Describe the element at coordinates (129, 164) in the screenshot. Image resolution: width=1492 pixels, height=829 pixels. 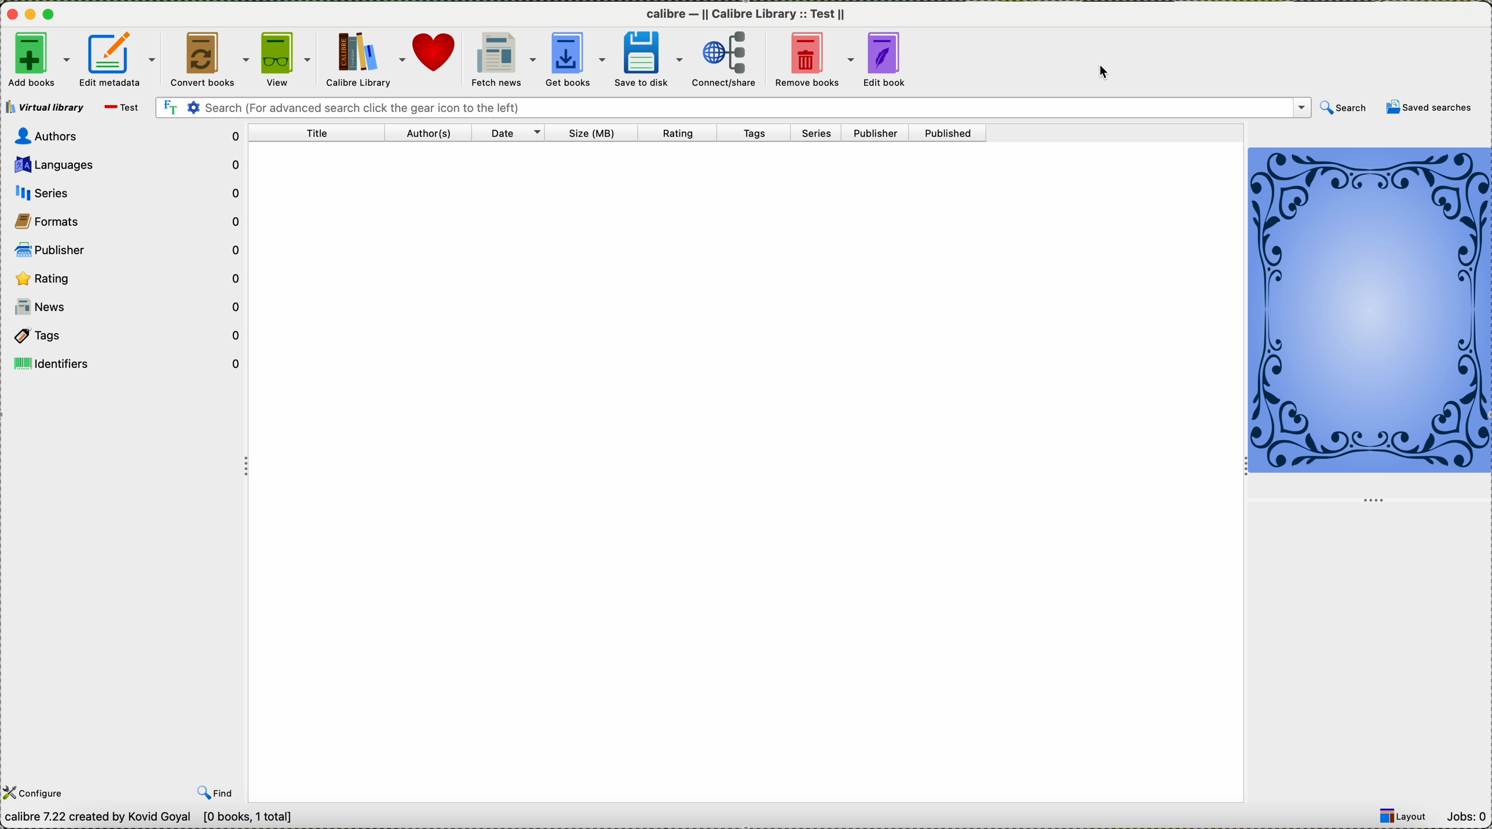
I see `Languages` at that location.